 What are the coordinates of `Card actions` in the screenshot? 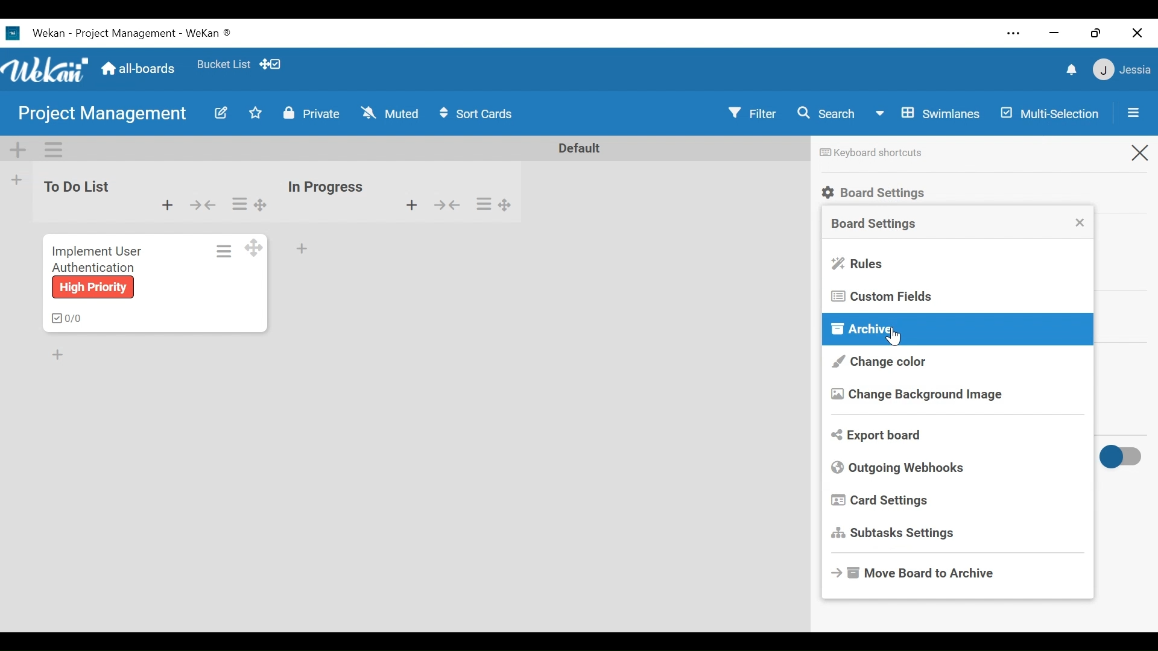 It's located at (223, 251).